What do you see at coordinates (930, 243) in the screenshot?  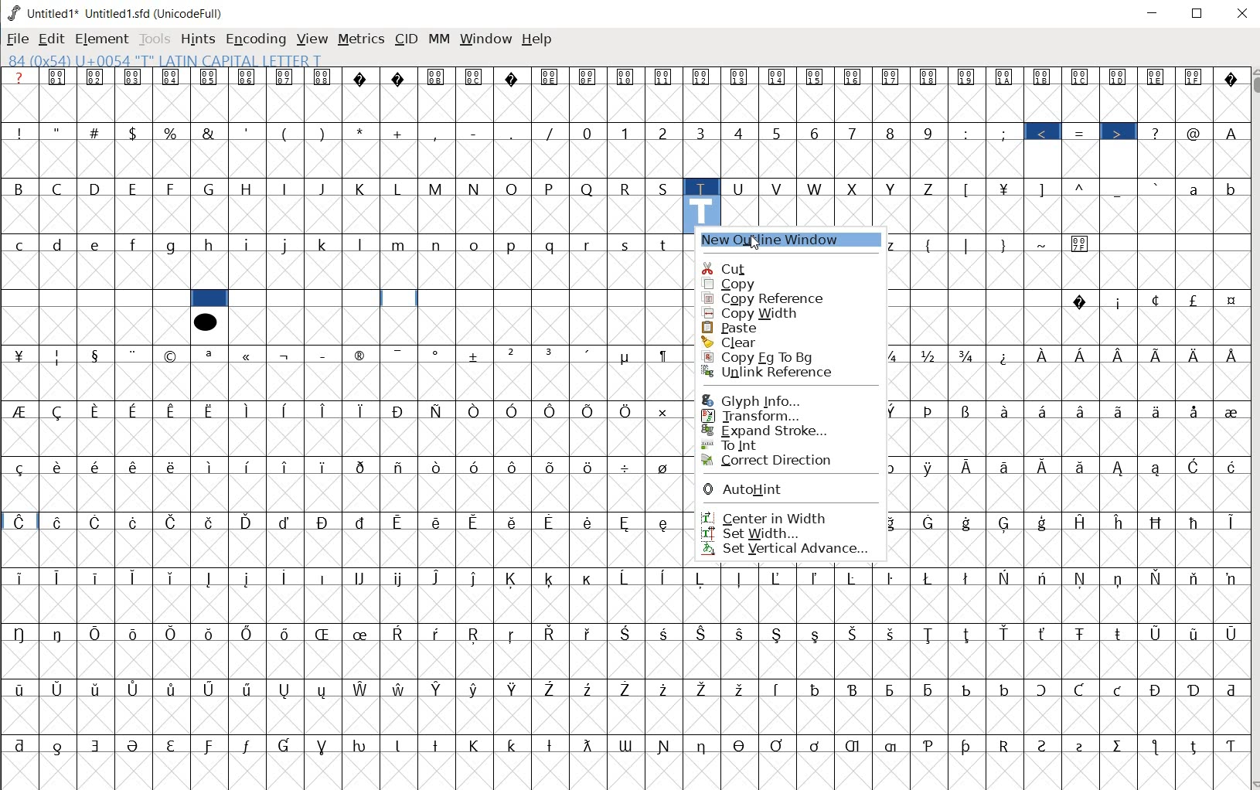 I see `(` at bounding box center [930, 243].